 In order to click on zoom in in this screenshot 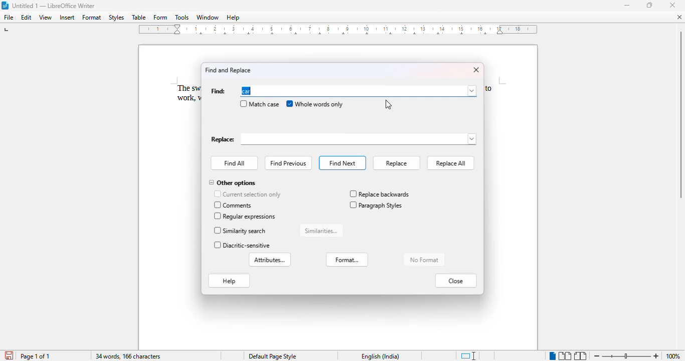, I will do `click(656, 355)`.